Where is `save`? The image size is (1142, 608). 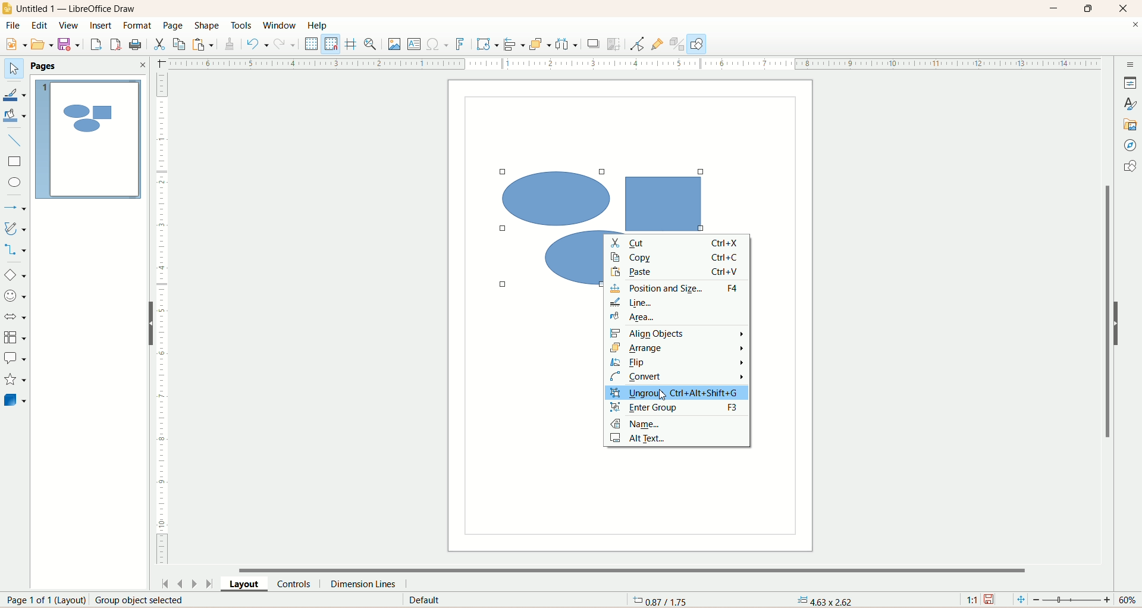 save is located at coordinates (992, 600).